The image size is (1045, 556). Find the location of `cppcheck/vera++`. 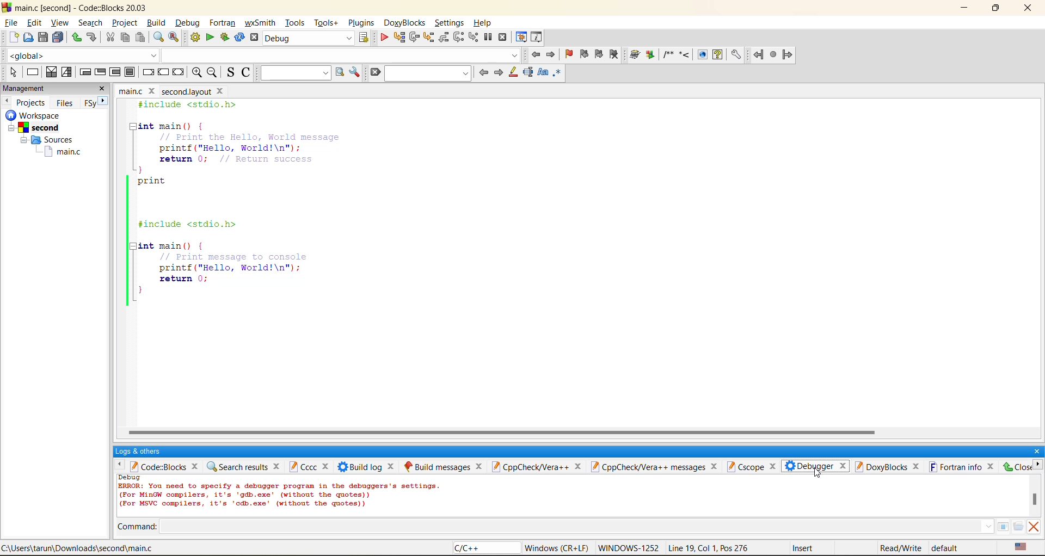

cppcheck/vera++ is located at coordinates (539, 467).